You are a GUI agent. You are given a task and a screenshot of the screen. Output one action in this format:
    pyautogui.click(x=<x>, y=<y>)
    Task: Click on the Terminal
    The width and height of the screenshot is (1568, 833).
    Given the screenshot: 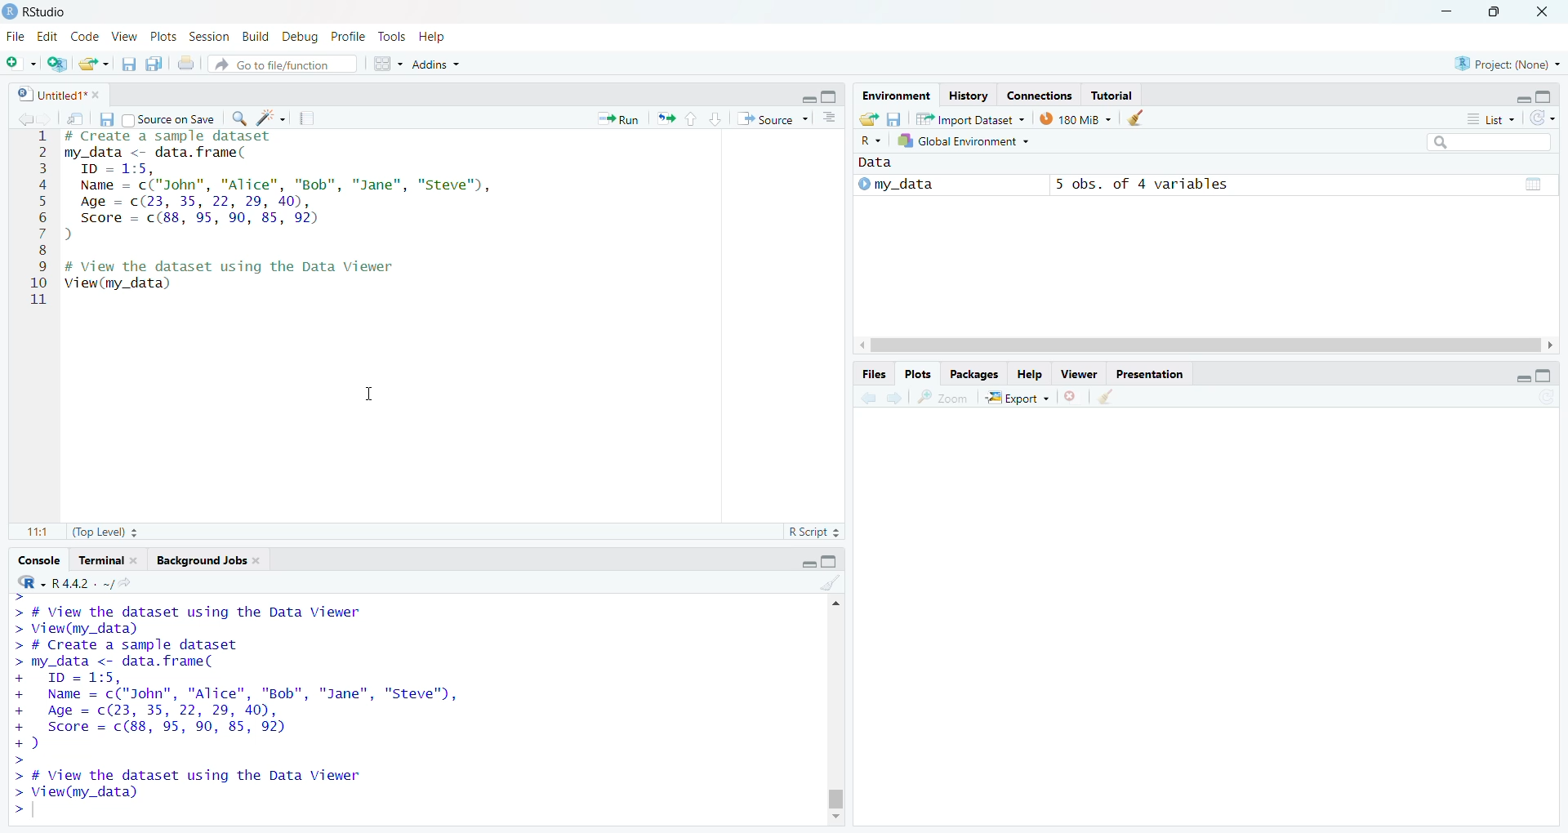 What is the action you would take?
    pyautogui.click(x=108, y=559)
    